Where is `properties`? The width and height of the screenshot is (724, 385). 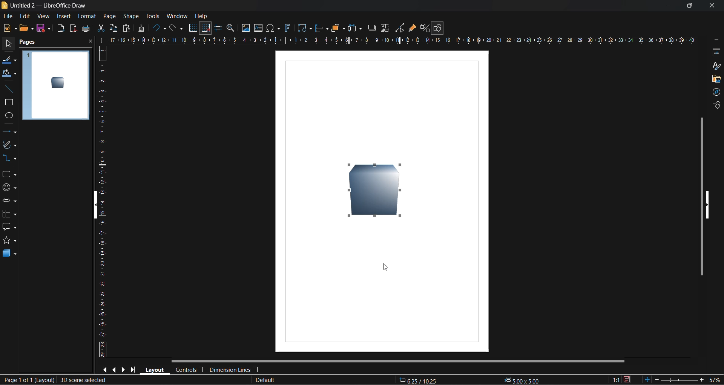 properties is located at coordinates (715, 53).